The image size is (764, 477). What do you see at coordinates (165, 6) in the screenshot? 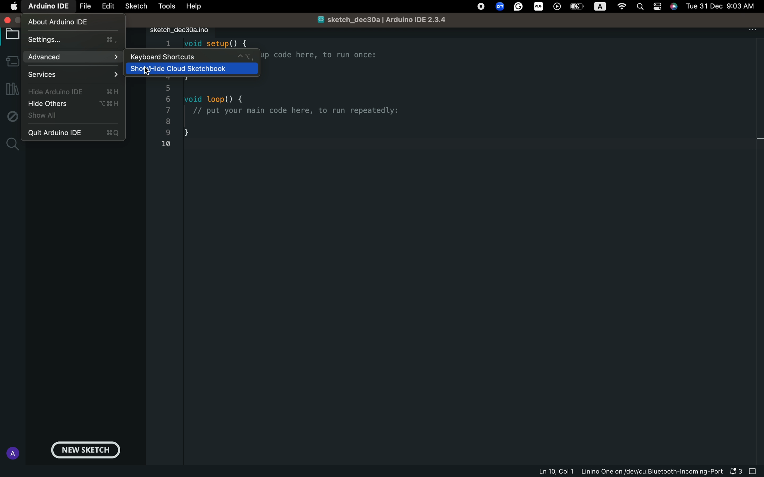
I see `tools` at bounding box center [165, 6].